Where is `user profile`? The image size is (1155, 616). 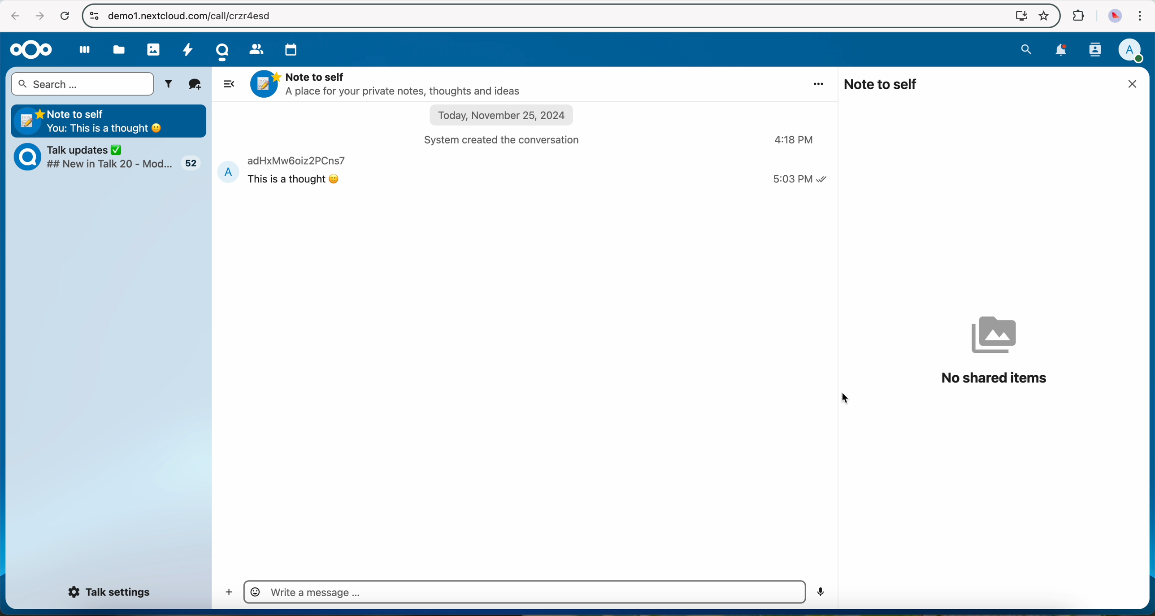
user profile is located at coordinates (1135, 51).